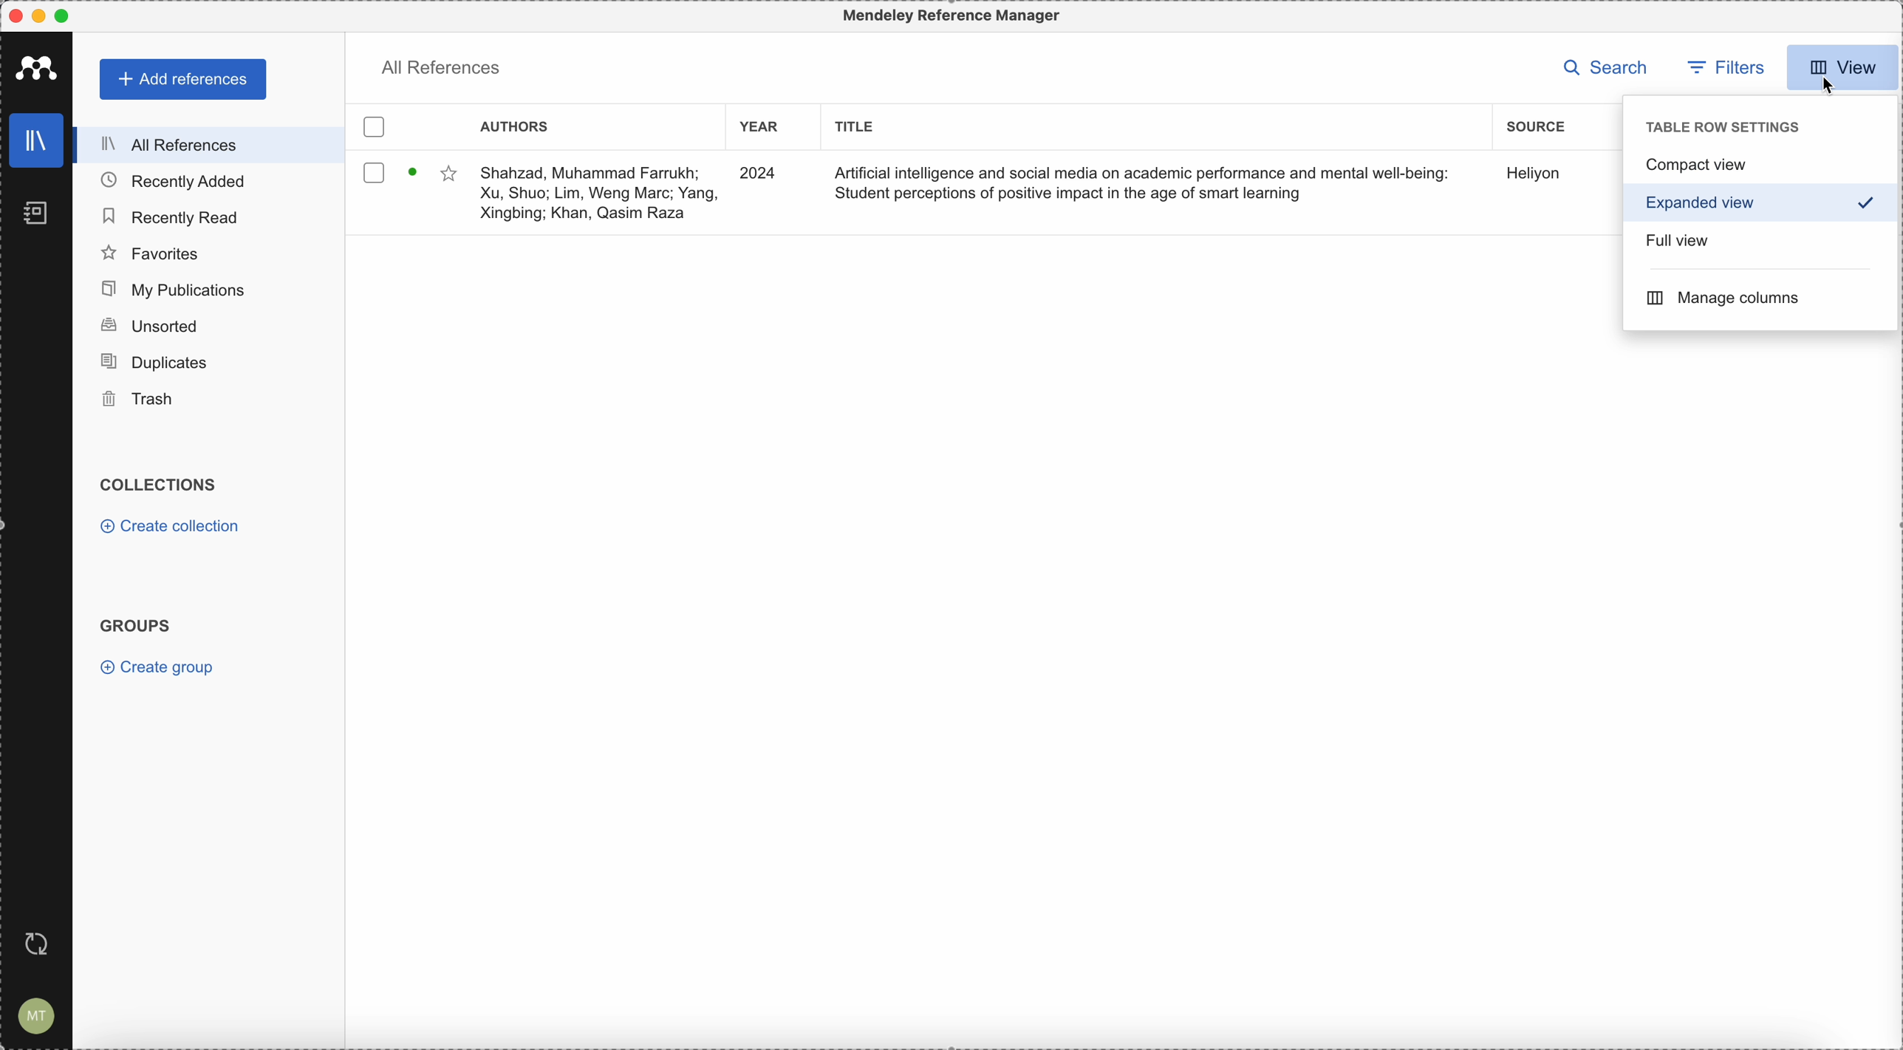  Describe the element at coordinates (176, 181) in the screenshot. I see `recently added` at that location.